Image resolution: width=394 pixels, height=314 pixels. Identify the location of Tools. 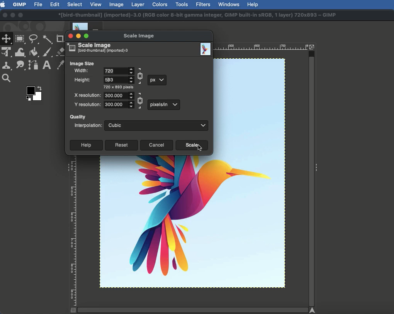
(181, 5).